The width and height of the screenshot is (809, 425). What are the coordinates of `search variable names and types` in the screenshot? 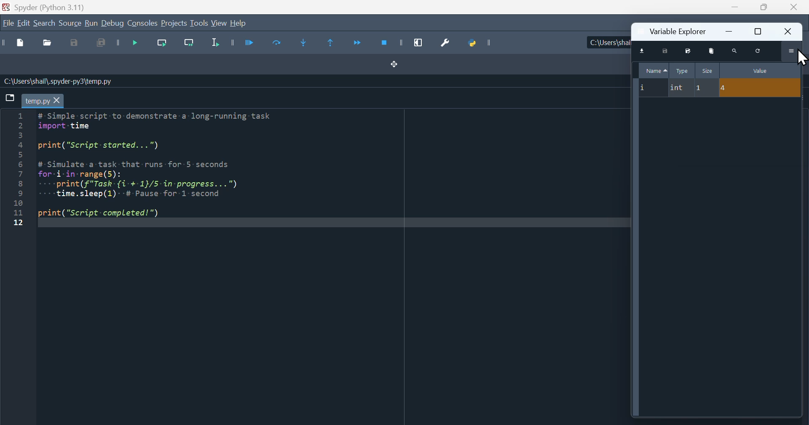 It's located at (736, 50).